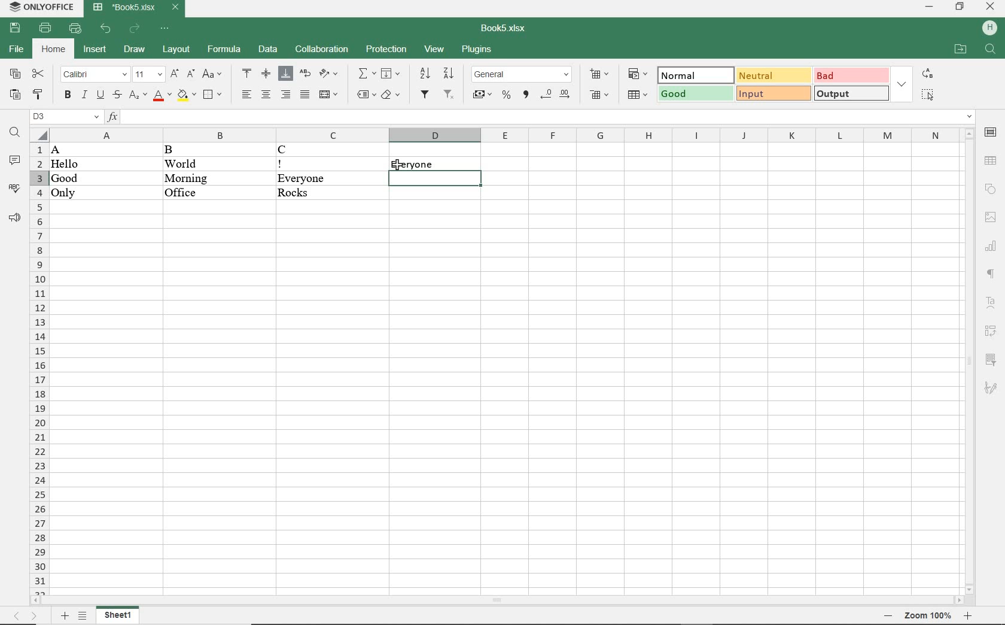 This screenshot has width=1005, height=625. I want to click on find, so click(14, 134).